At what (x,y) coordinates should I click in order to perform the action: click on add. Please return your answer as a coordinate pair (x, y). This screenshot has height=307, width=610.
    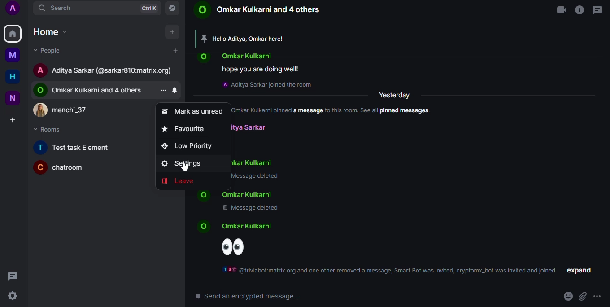
    Looking at the image, I should click on (174, 32).